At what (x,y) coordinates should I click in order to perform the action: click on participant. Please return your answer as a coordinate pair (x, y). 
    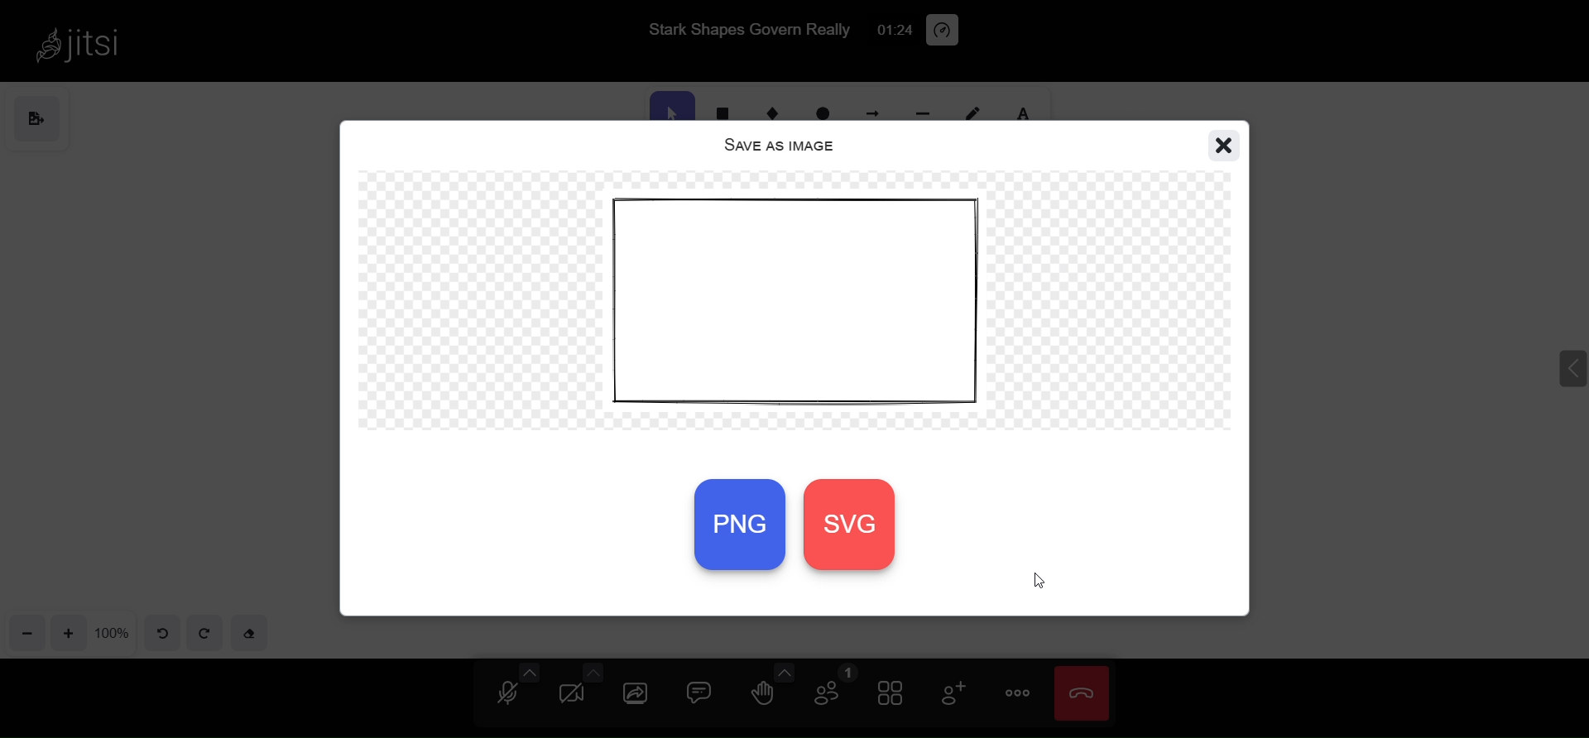
    Looking at the image, I should click on (831, 689).